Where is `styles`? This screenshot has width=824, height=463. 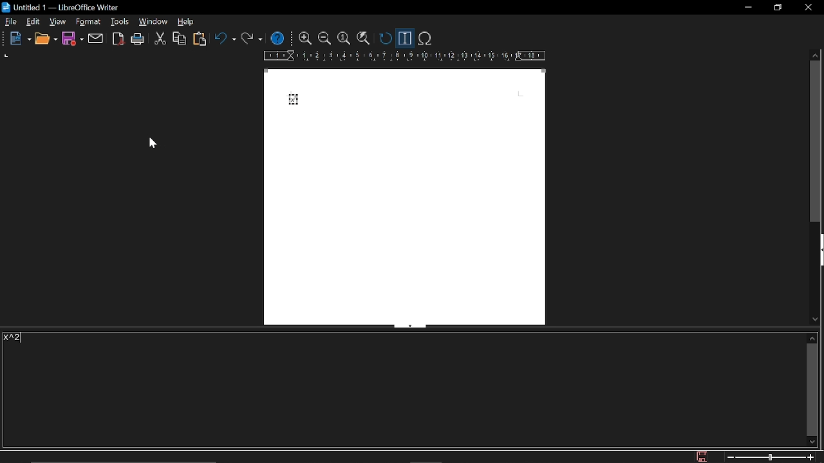 styles is located at coordinates (153, 22).